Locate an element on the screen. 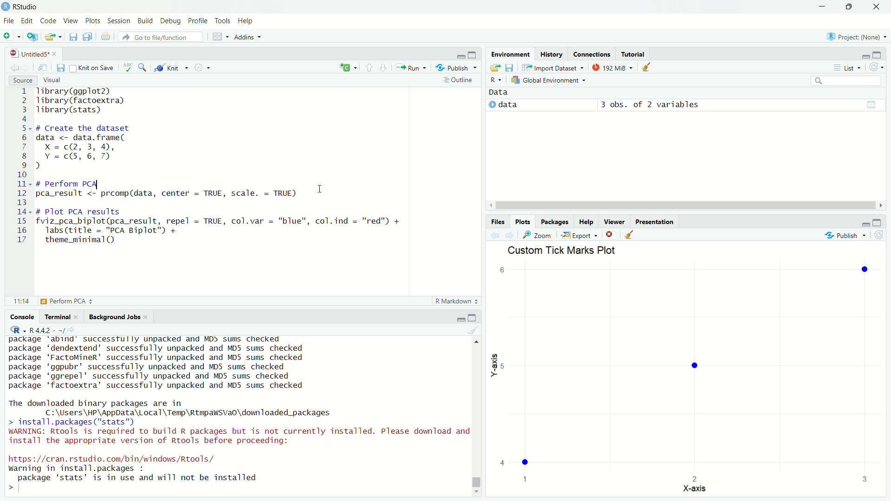  outline is located at coordinates (458, 81).